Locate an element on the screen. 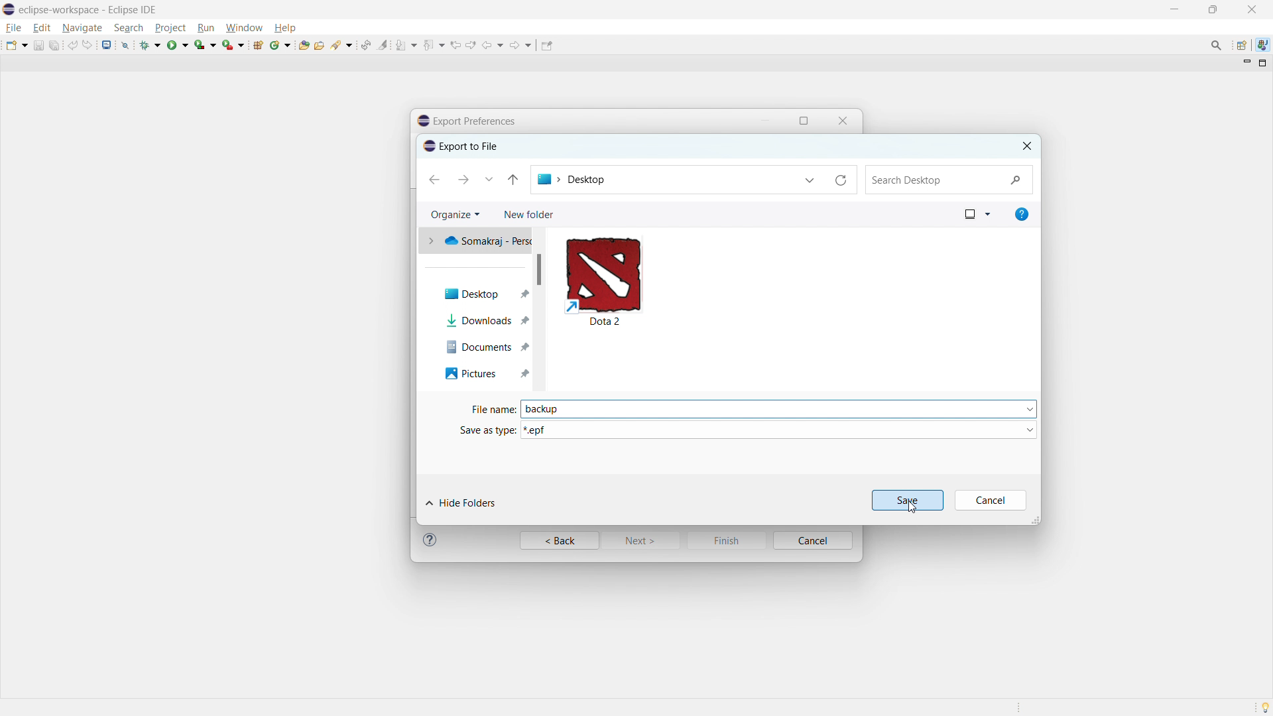 The width and height of the screenshot is (1273, 716). open task is located at coordinates (319, 44).